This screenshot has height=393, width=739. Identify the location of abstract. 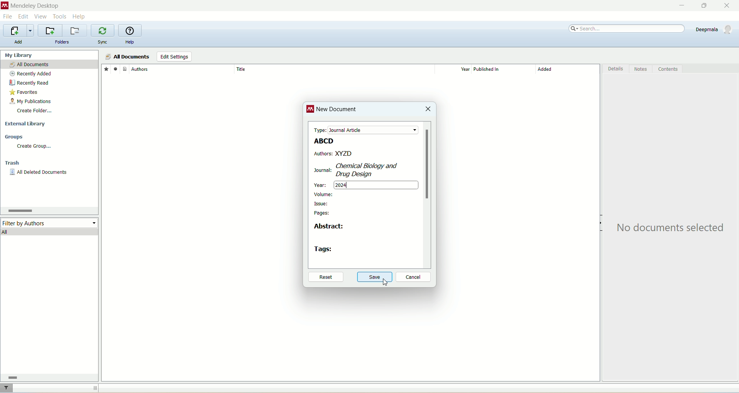
(329, 228).